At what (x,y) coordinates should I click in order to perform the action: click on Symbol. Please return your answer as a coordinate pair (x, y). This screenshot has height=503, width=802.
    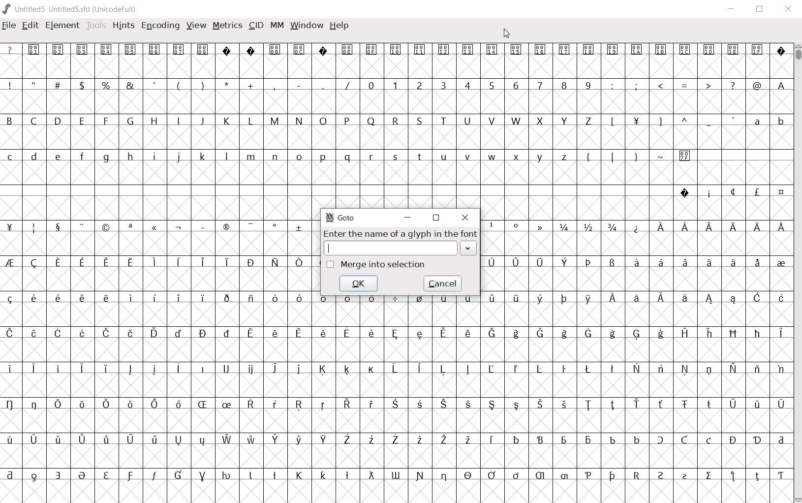
    Looking at the image, I should click on (371, 299).